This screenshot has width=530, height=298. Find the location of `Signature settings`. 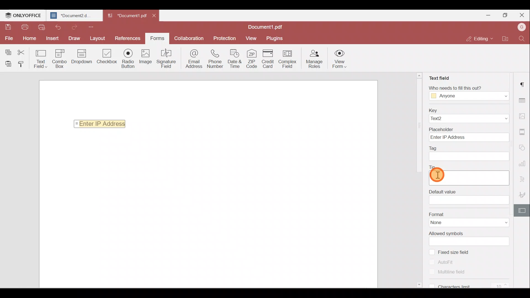

Signature settings is located at coordinates (523, 194).